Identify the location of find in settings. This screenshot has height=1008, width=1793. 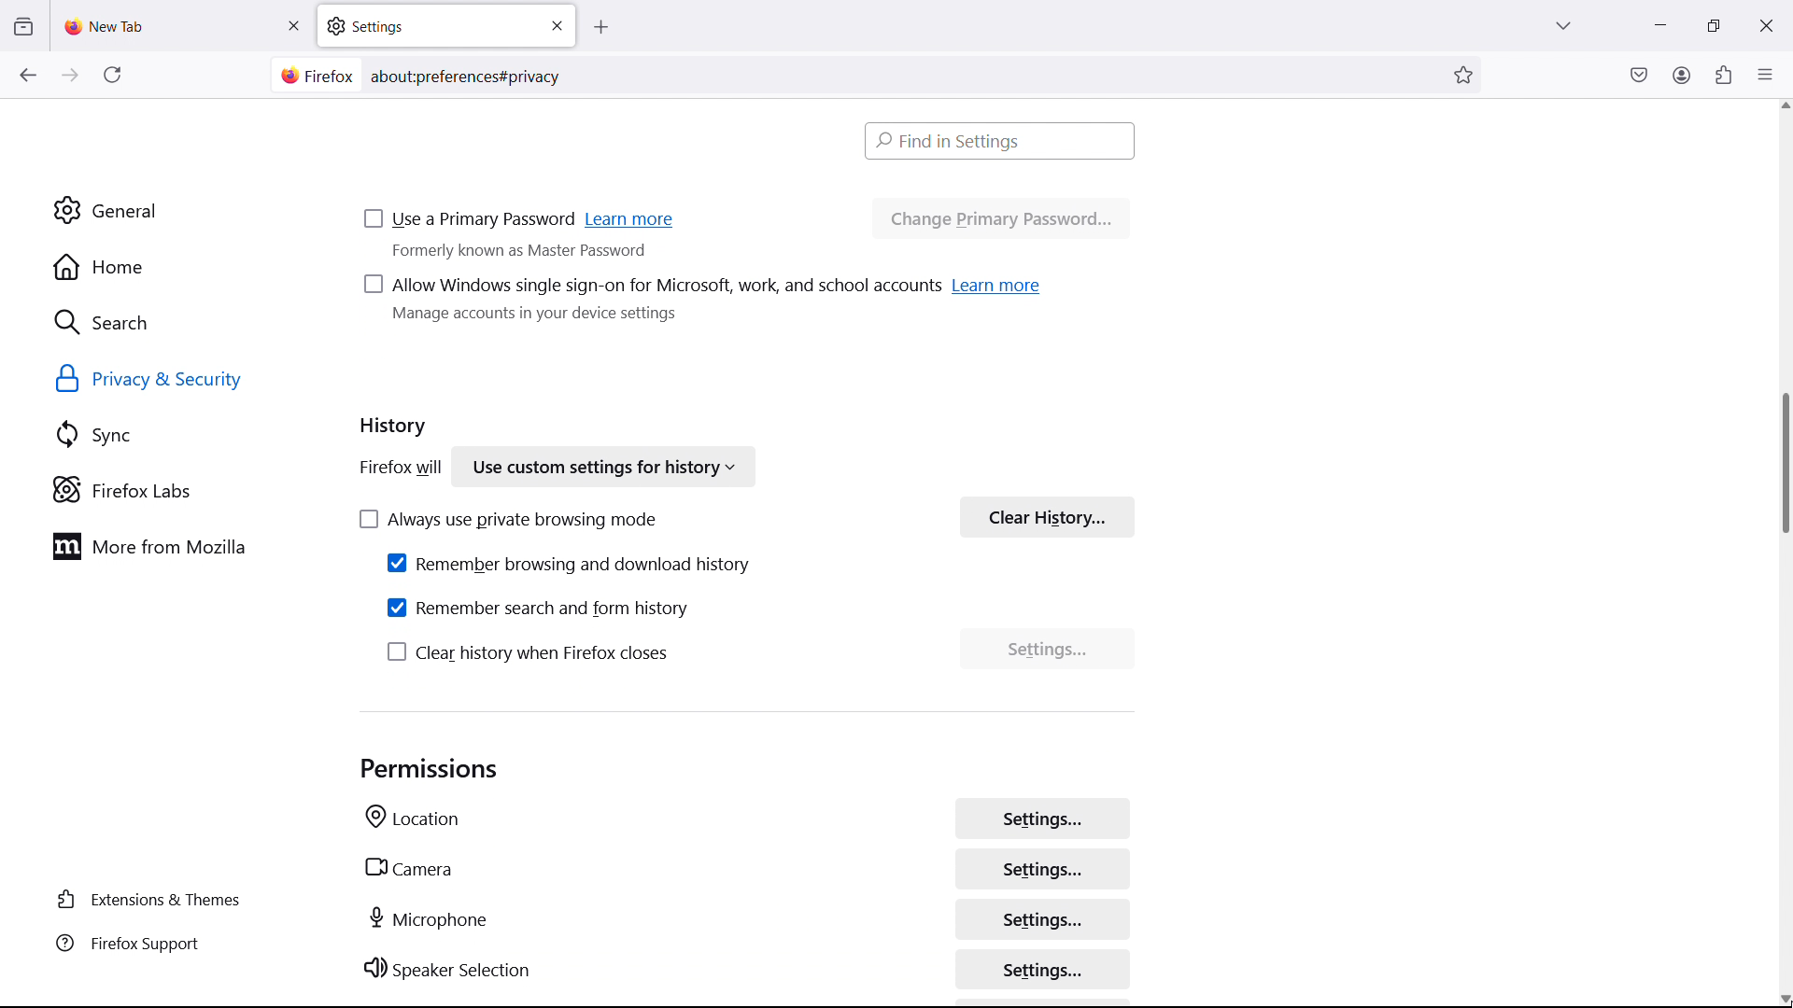
(1001, 140).